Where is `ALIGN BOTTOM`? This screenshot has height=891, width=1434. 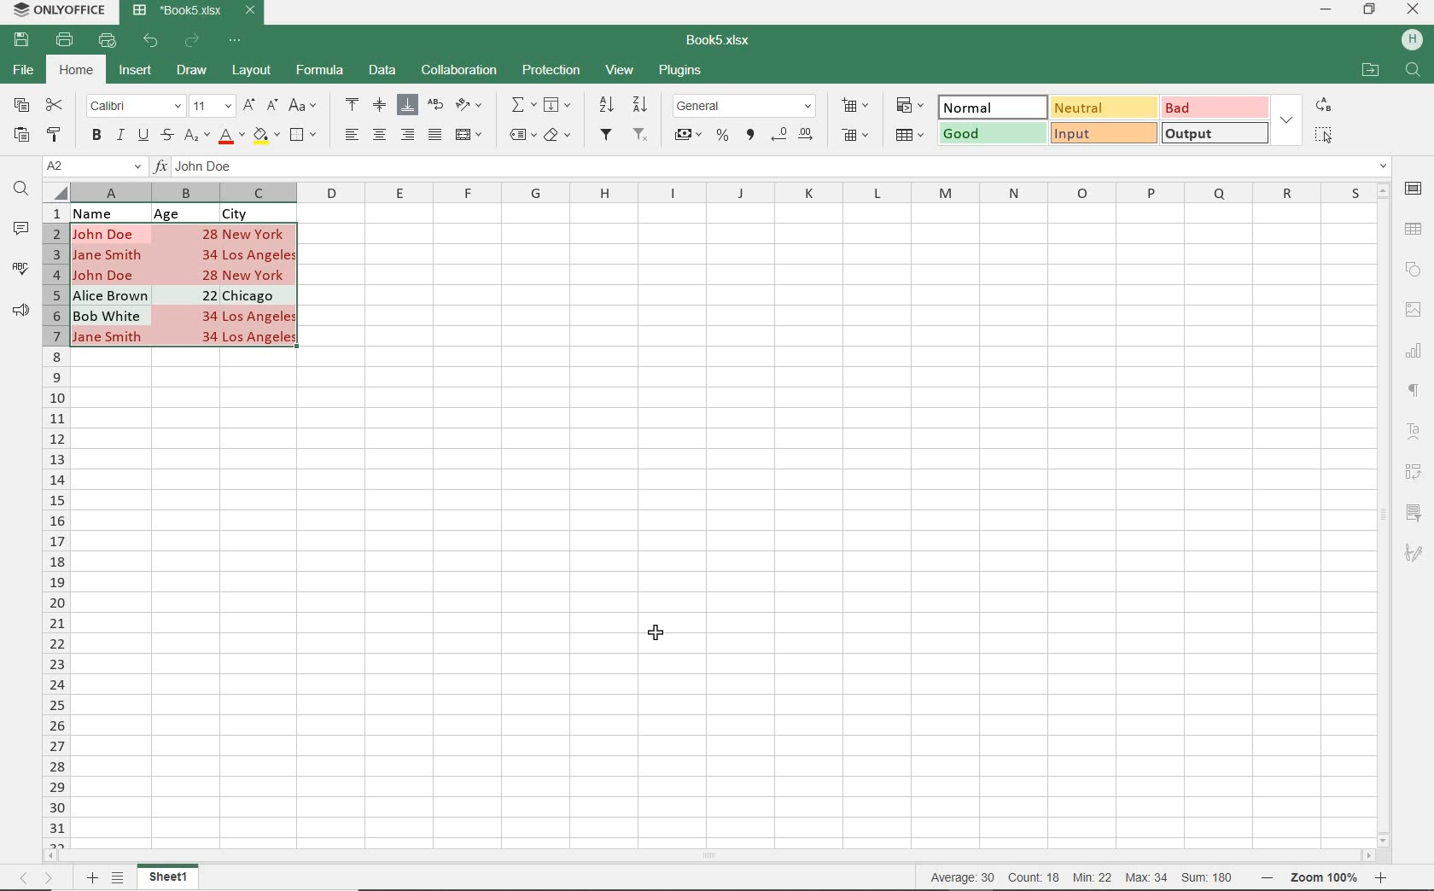
ALIGN BOTTOM is located at coordinates (407, 105).